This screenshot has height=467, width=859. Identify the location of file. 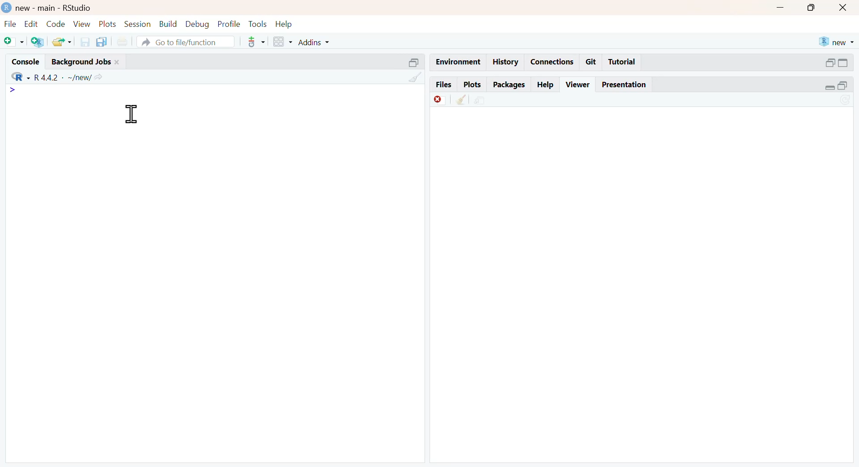
(10, 24).